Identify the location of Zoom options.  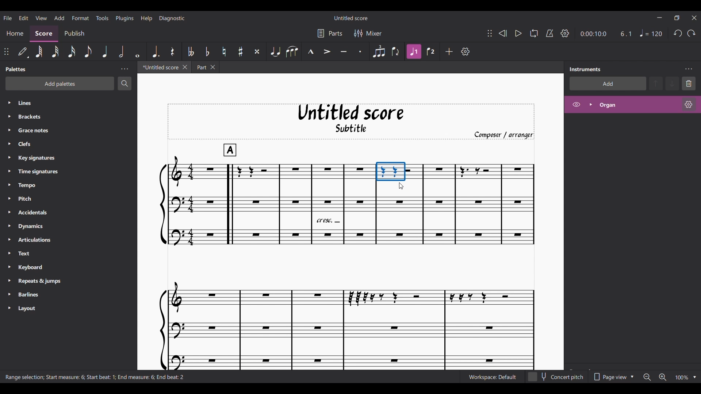
(695, 377).